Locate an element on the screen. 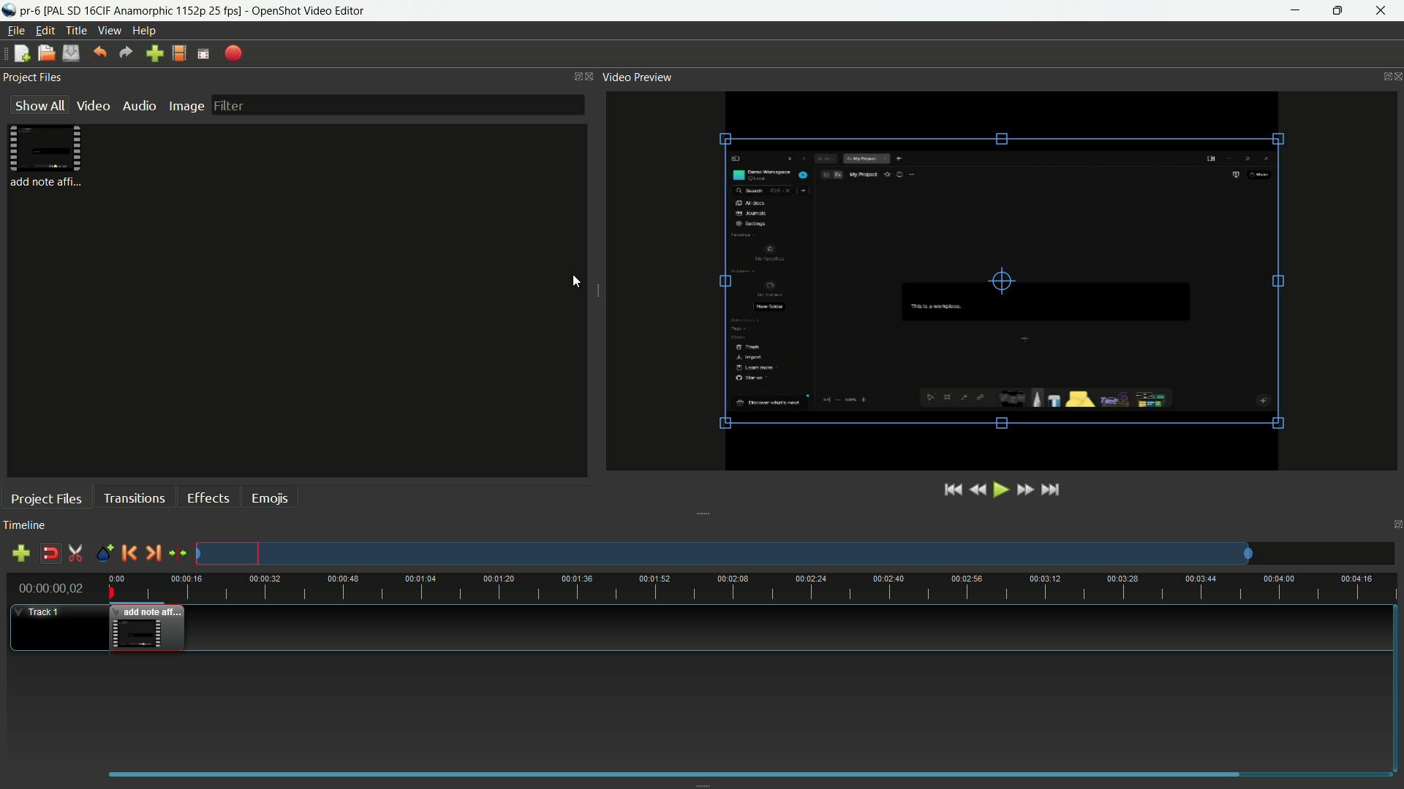 Image resolution: width=1404 pixels, height=789 pixels. time is located at coordinates (752, 586).